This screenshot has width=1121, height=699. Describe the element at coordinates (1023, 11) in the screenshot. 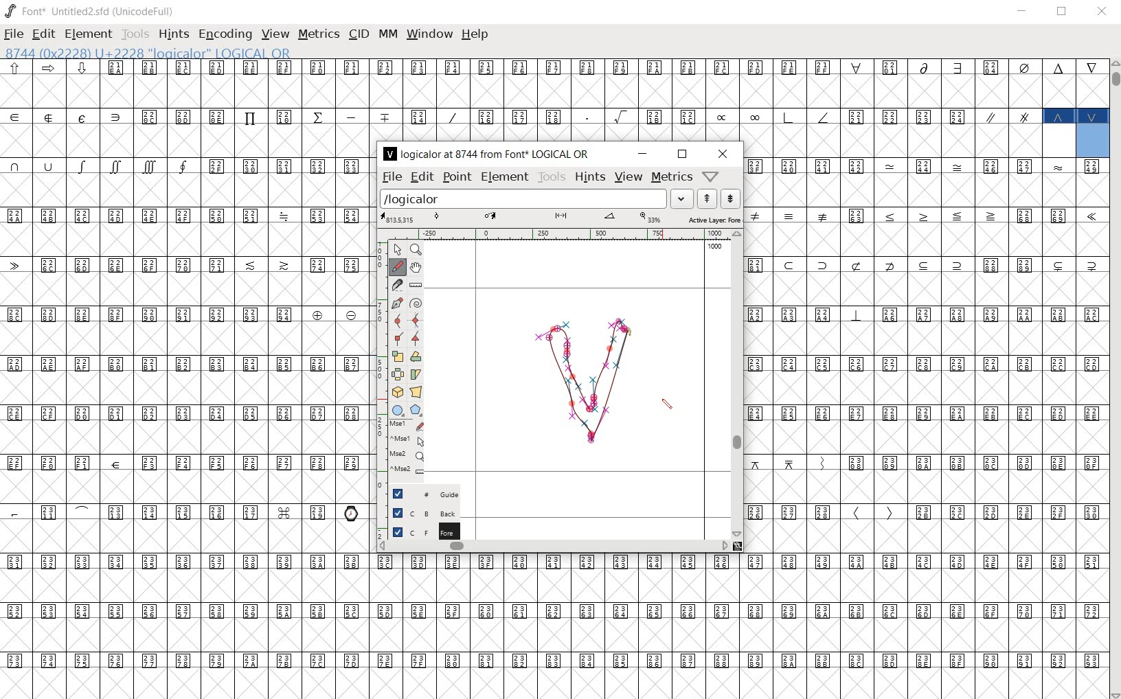

I see `minimize` at that location.